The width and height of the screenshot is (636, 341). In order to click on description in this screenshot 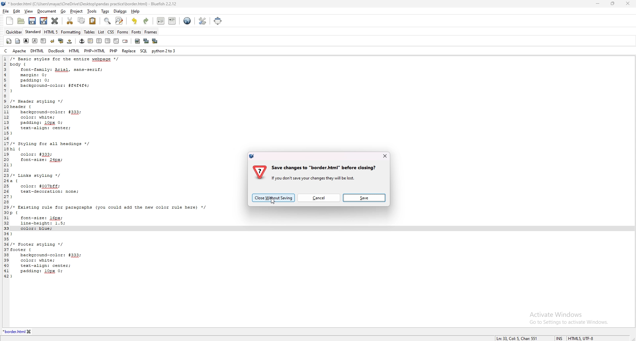, I will do `click(517, 337)`.